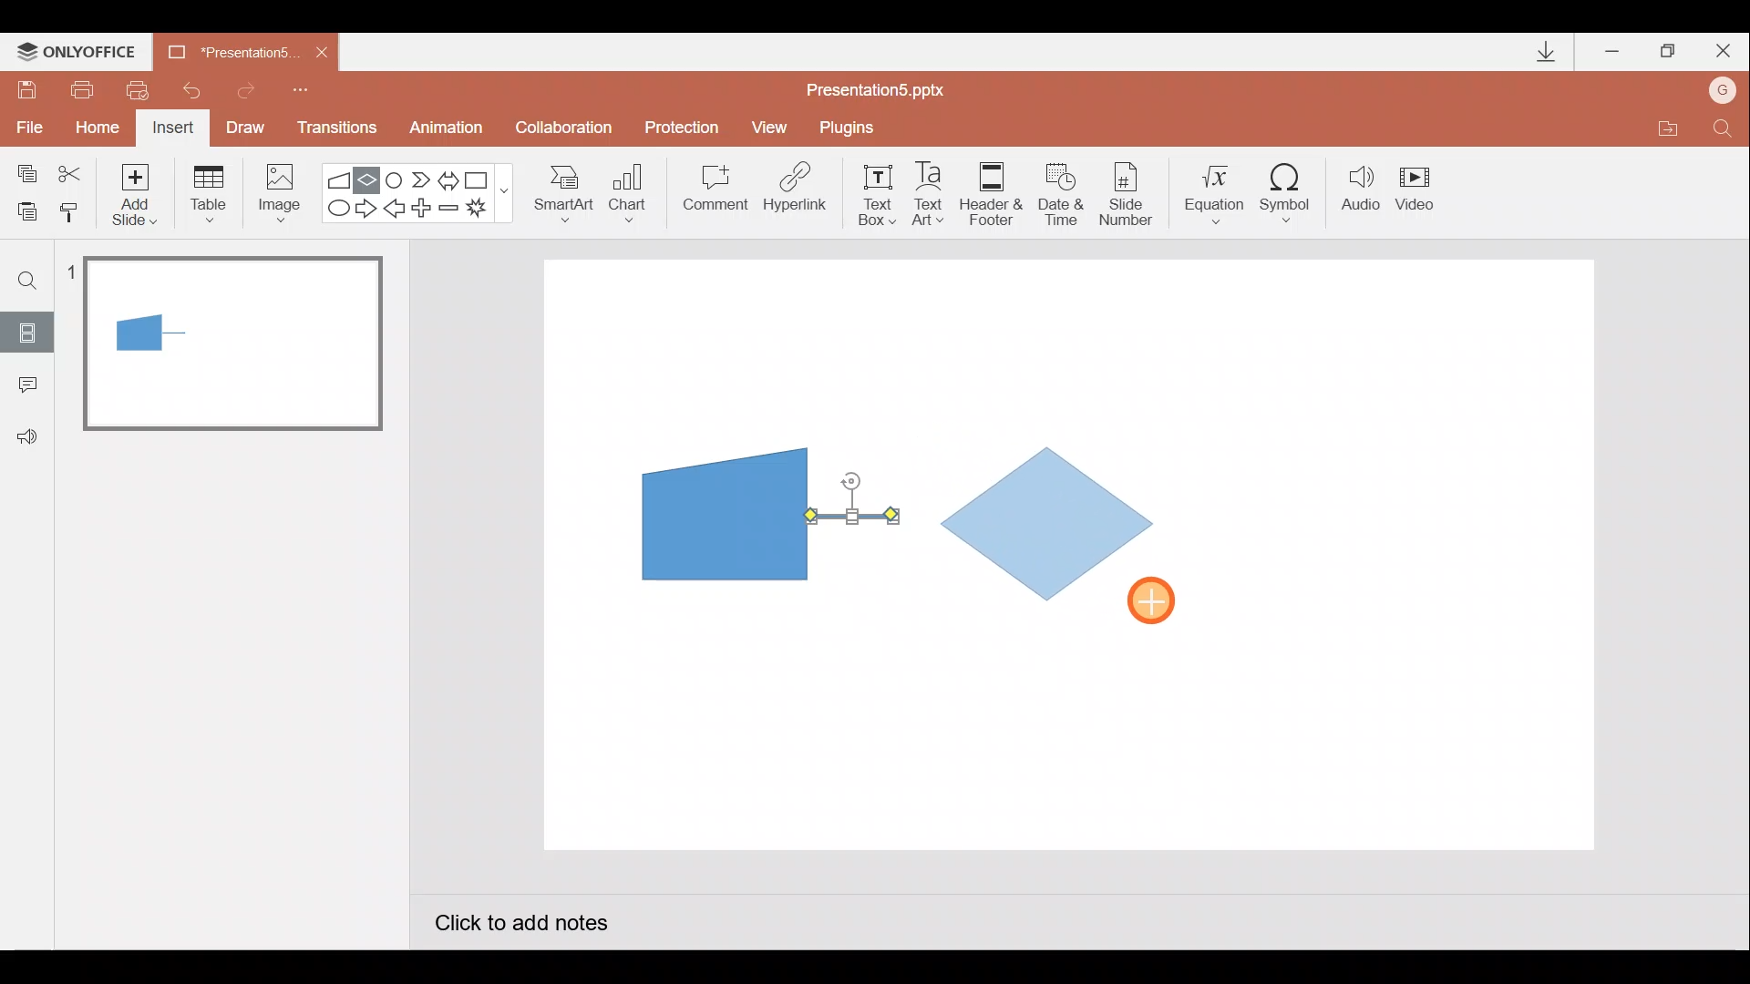 The image size is (1750, 984). I want to click on Feedback & support, so click(28, 436).